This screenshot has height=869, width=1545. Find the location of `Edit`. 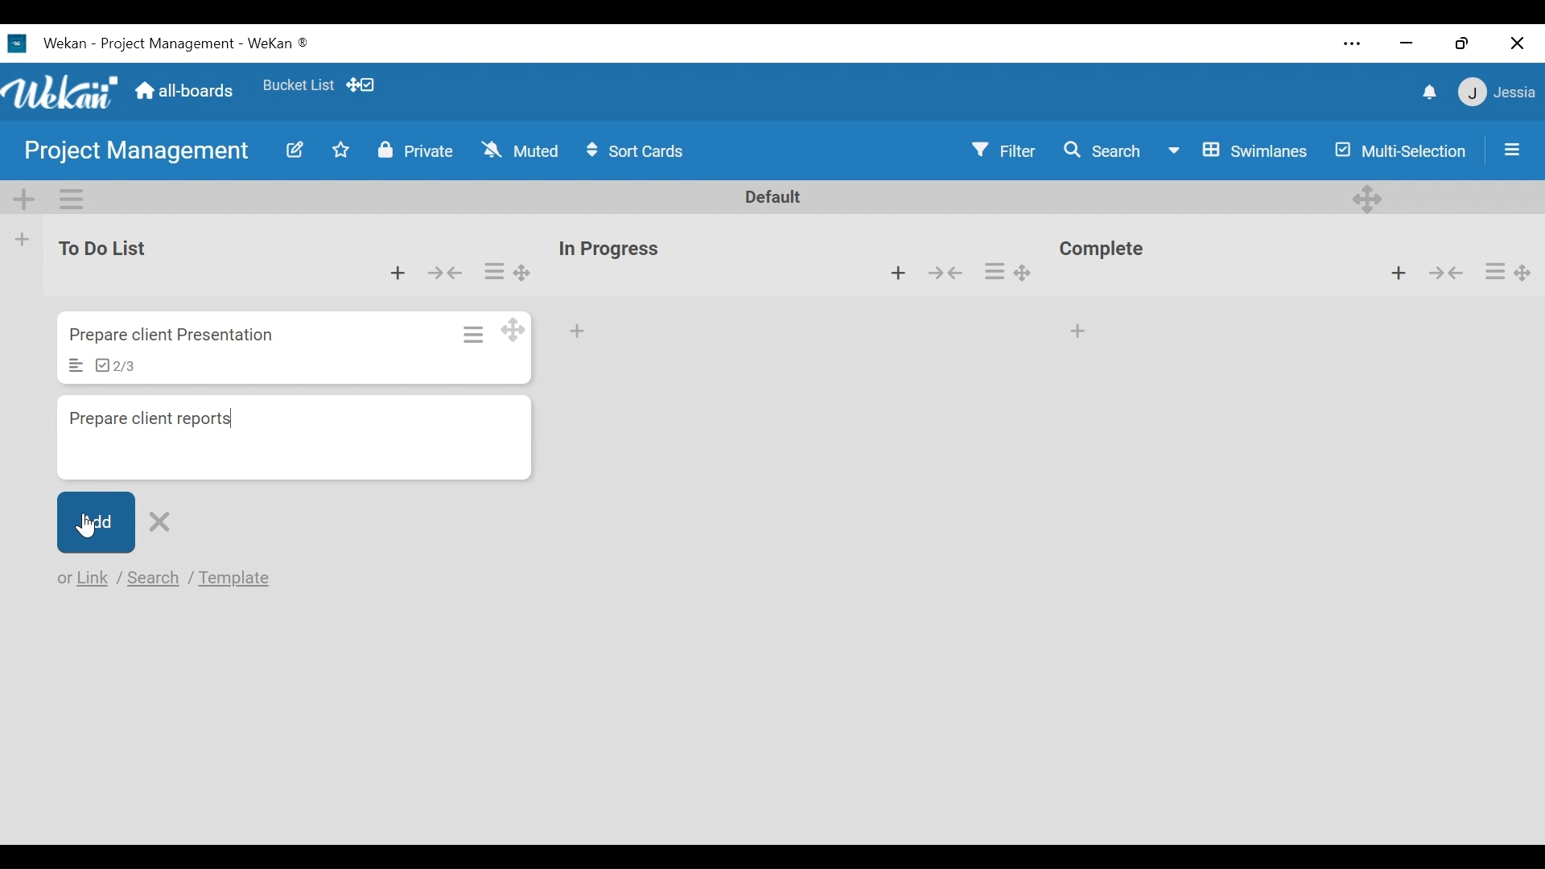

Edit is located at coordinates (288, 150).